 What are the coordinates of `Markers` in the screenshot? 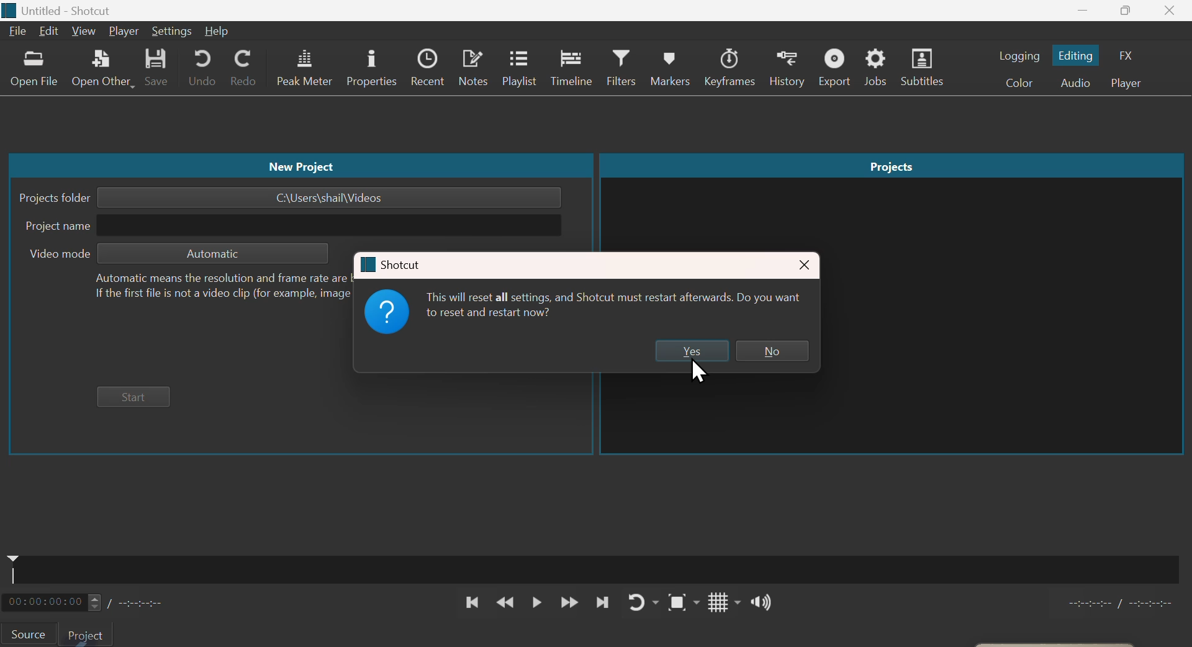 It's located at (672, 67).